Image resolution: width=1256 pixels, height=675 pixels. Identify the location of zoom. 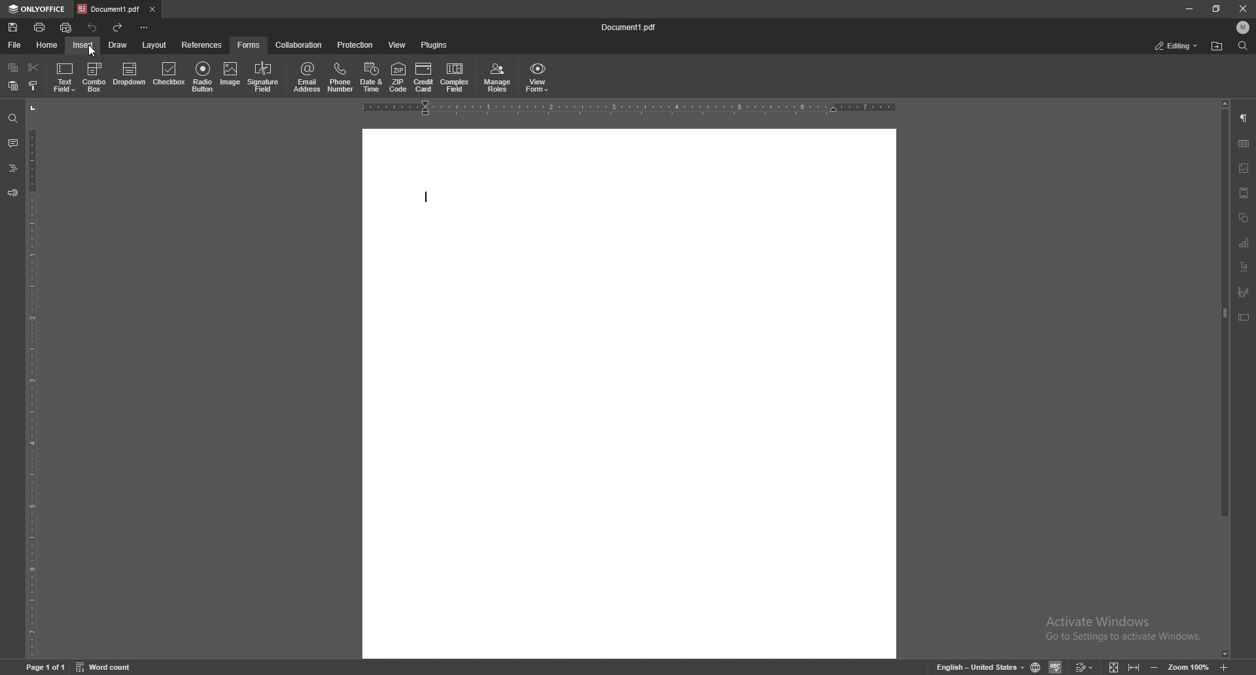
(1189, 666).